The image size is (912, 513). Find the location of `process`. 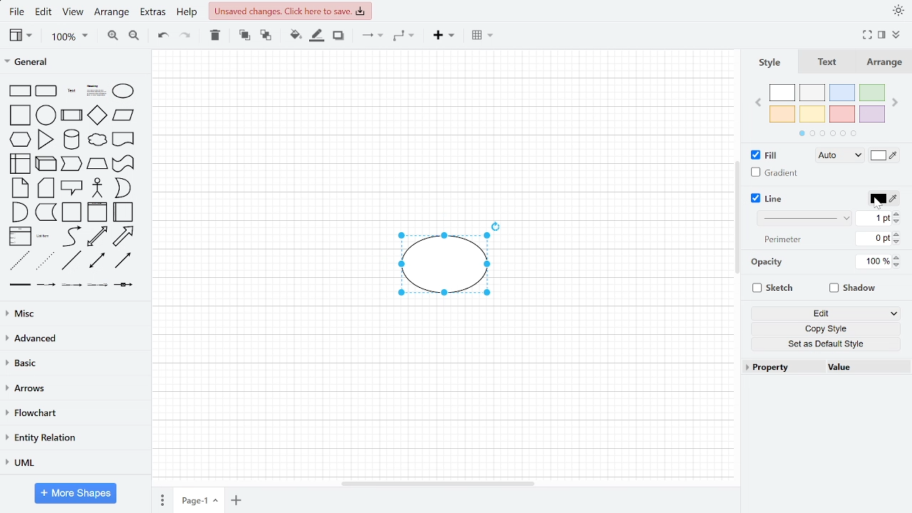

process is located at coordinates (71, 115).